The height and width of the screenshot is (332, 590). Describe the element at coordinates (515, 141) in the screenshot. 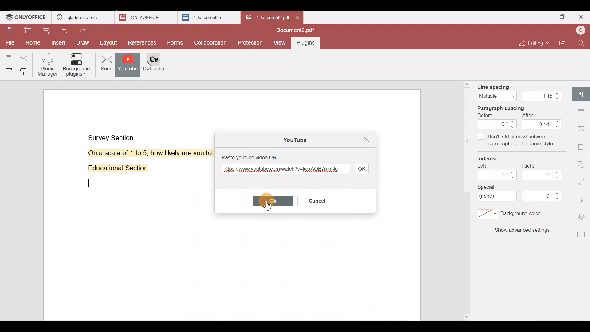

I see `Don't add interval between
paragraphs of the same style` at that location.